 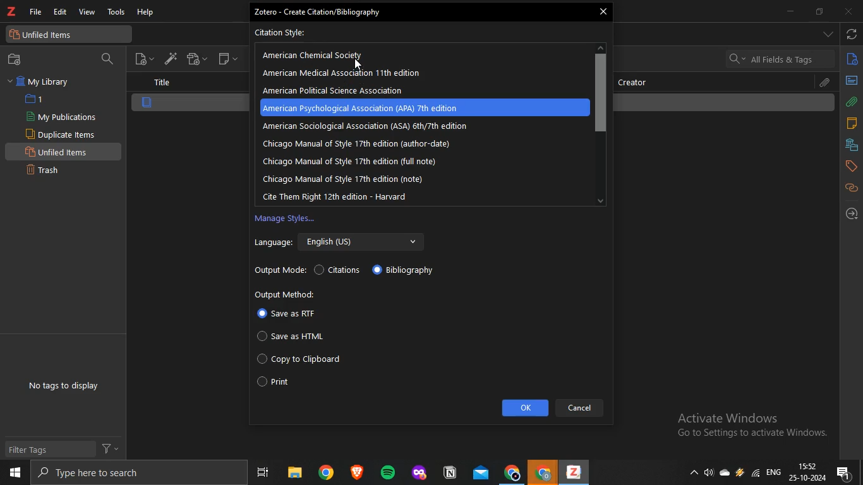 I want to click on search, so click(x=133, y=472).